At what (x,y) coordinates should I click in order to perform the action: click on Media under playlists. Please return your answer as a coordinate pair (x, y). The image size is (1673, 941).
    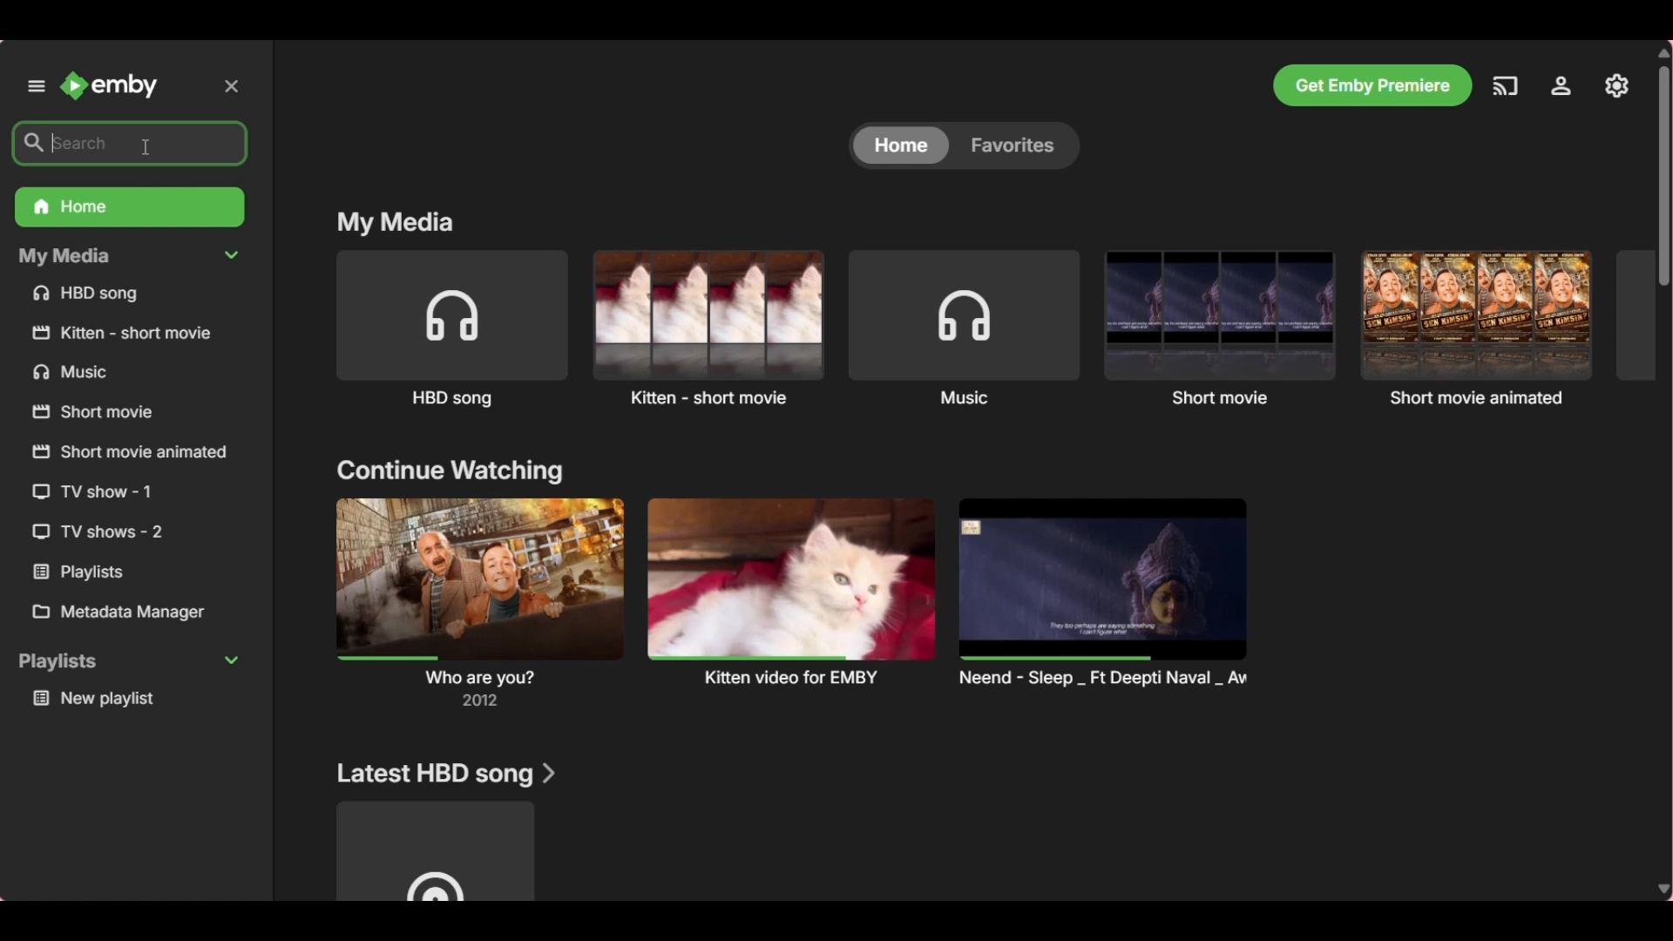
    Looking at the image, I should click on (134, 700).